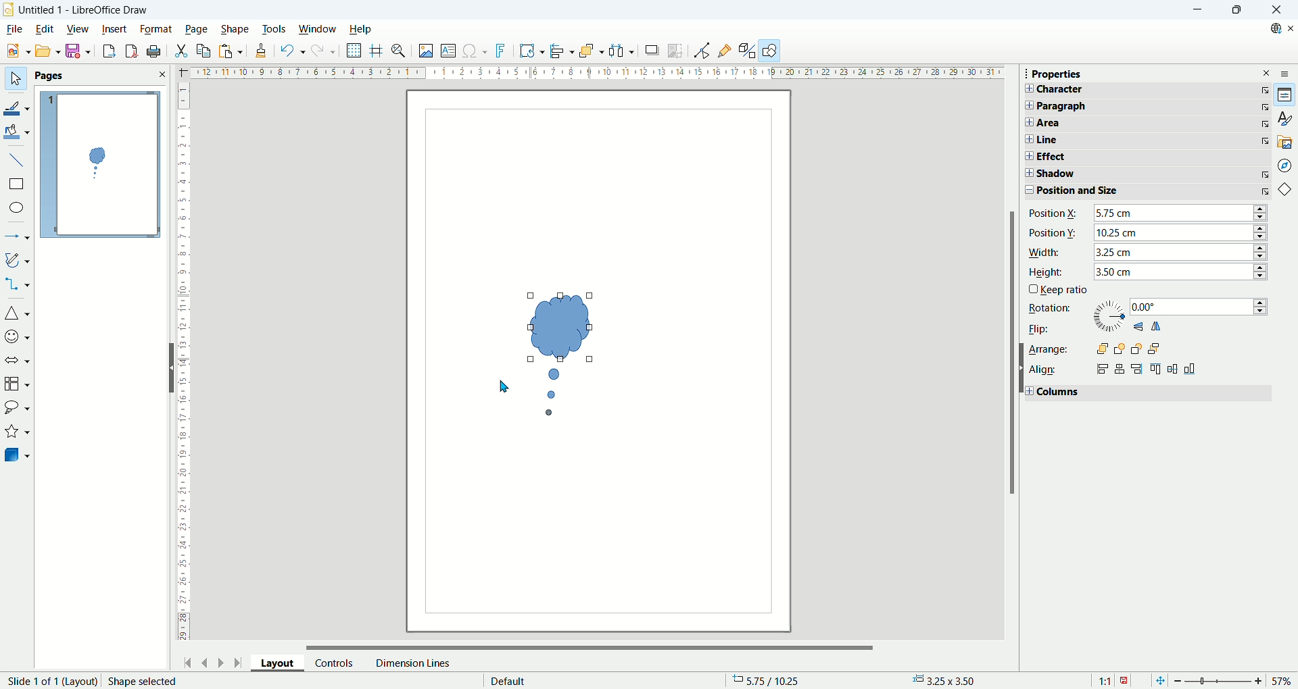 The image size is (1298, 689). Describe the element at coordinates (105, 51) in the screenshot. I see `export` at that location.